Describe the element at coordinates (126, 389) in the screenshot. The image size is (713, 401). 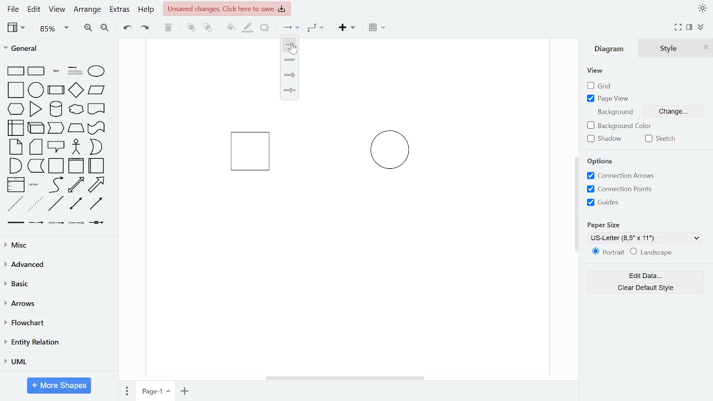
I see `pages` at that location.